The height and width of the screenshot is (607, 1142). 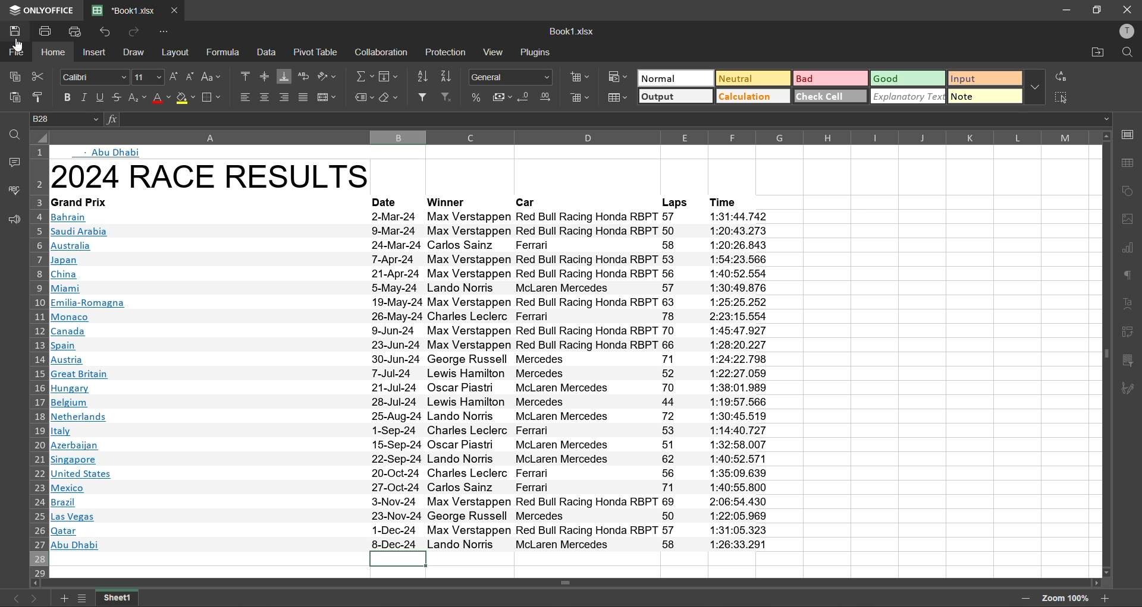 I want to click on cut, so click(x=39, y=78).